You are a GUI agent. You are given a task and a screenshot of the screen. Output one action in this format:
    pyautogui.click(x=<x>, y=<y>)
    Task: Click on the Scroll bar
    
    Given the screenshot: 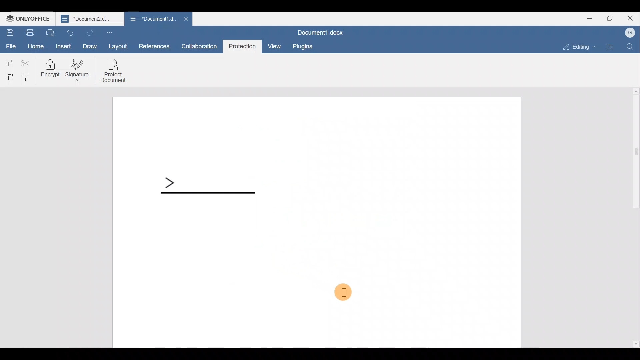 What is the action you would take?
    pyautogui.click(x=632, y=218)
    